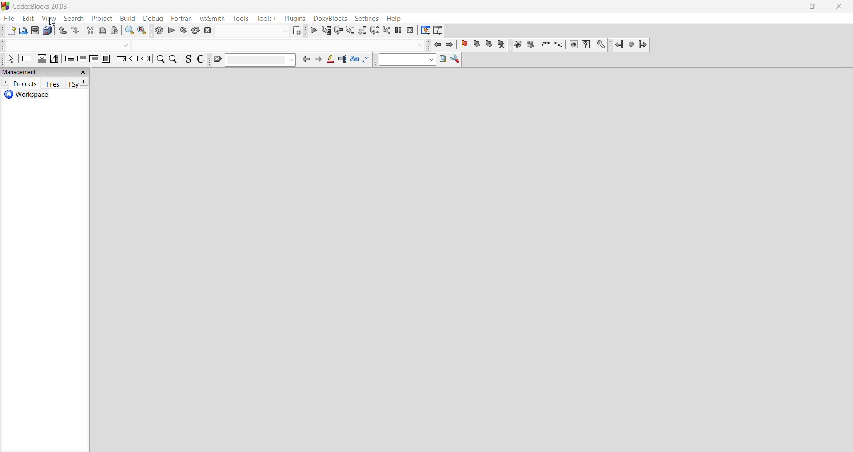  What do you see at coordinates (339, 30) in the screenshot?
I see `next line` at bounding box center [339, 30].